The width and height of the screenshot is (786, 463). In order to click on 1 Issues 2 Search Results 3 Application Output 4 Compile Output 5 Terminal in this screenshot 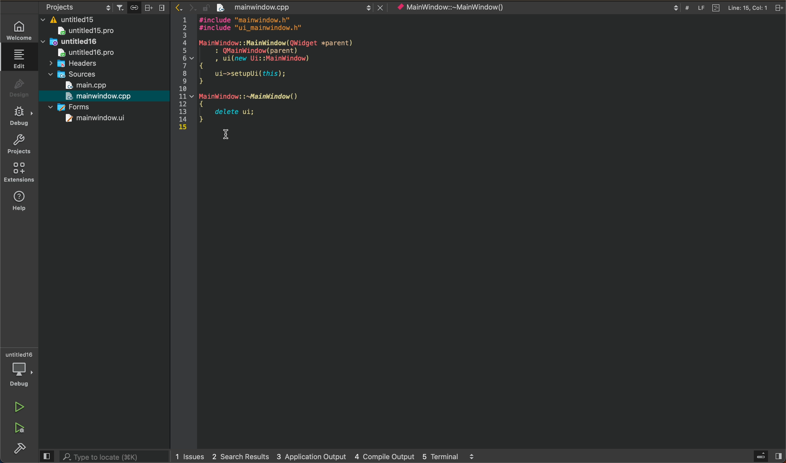, I will do `click(324, 457)`.